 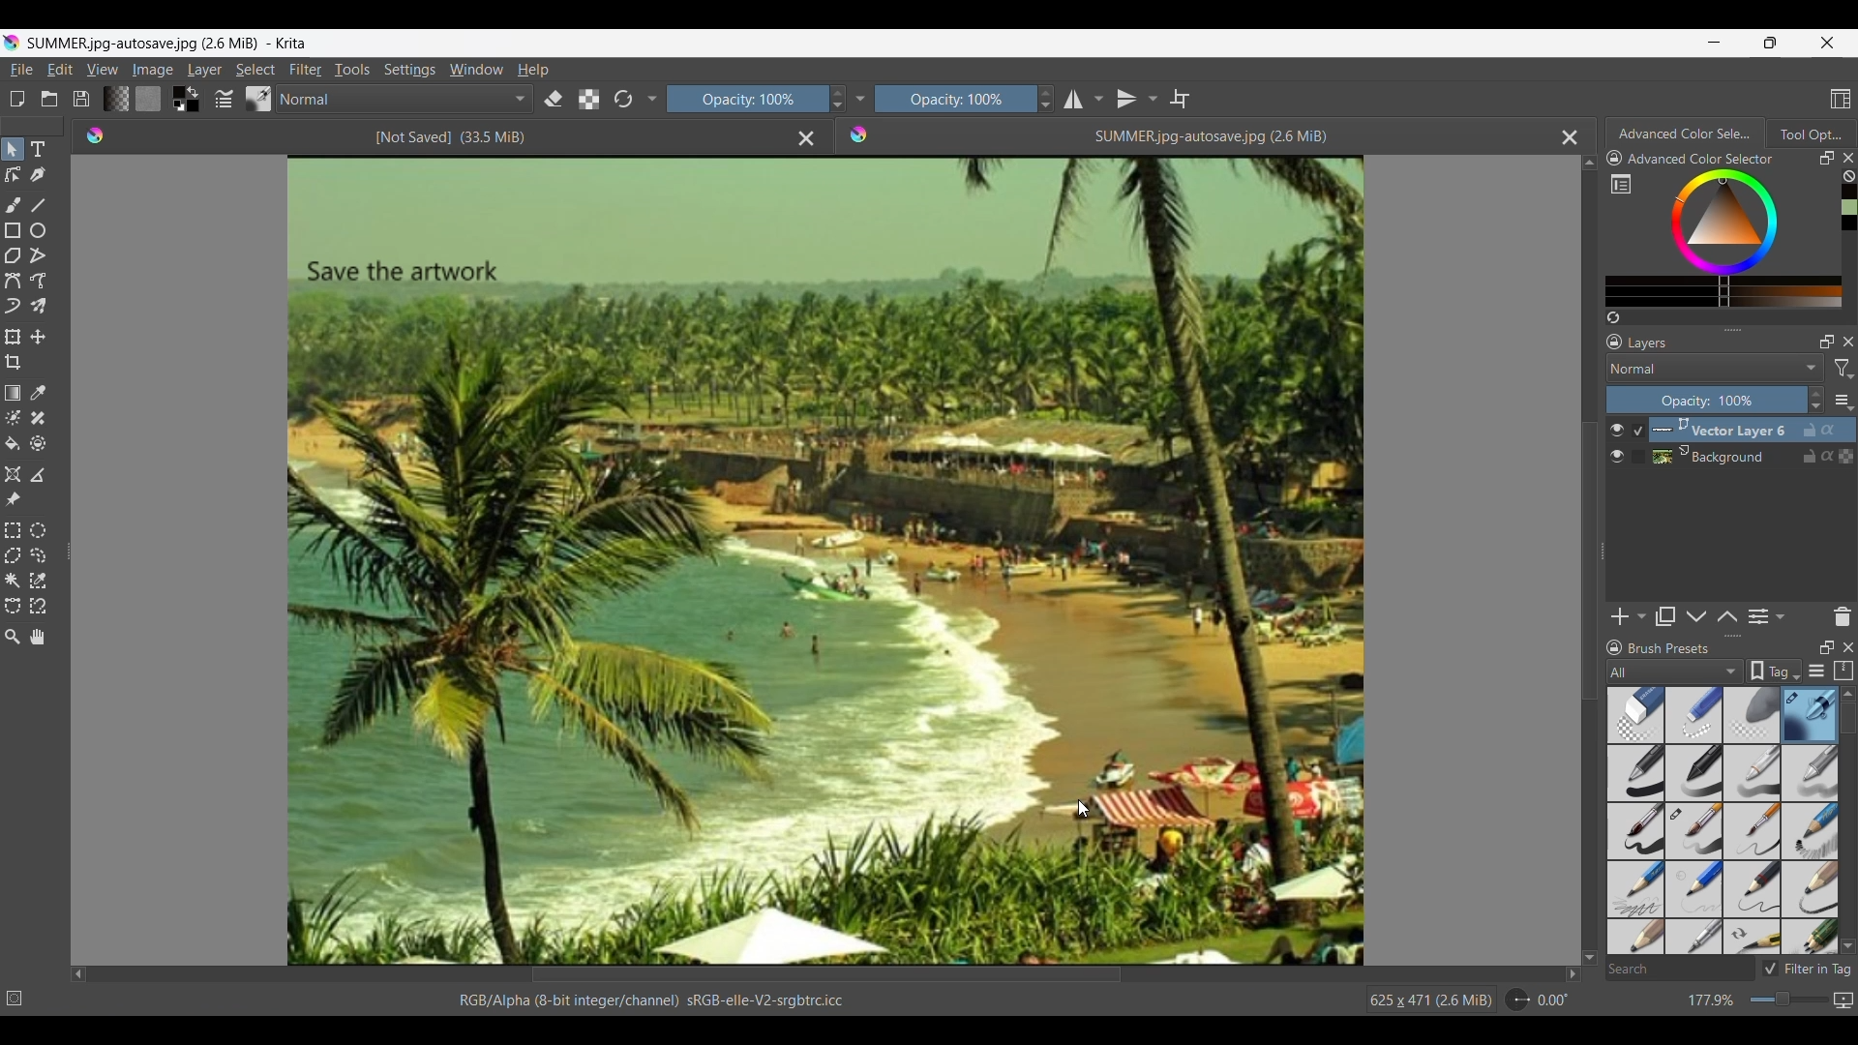 I want to click on Crop image to an area, so click(x=14, y=362).